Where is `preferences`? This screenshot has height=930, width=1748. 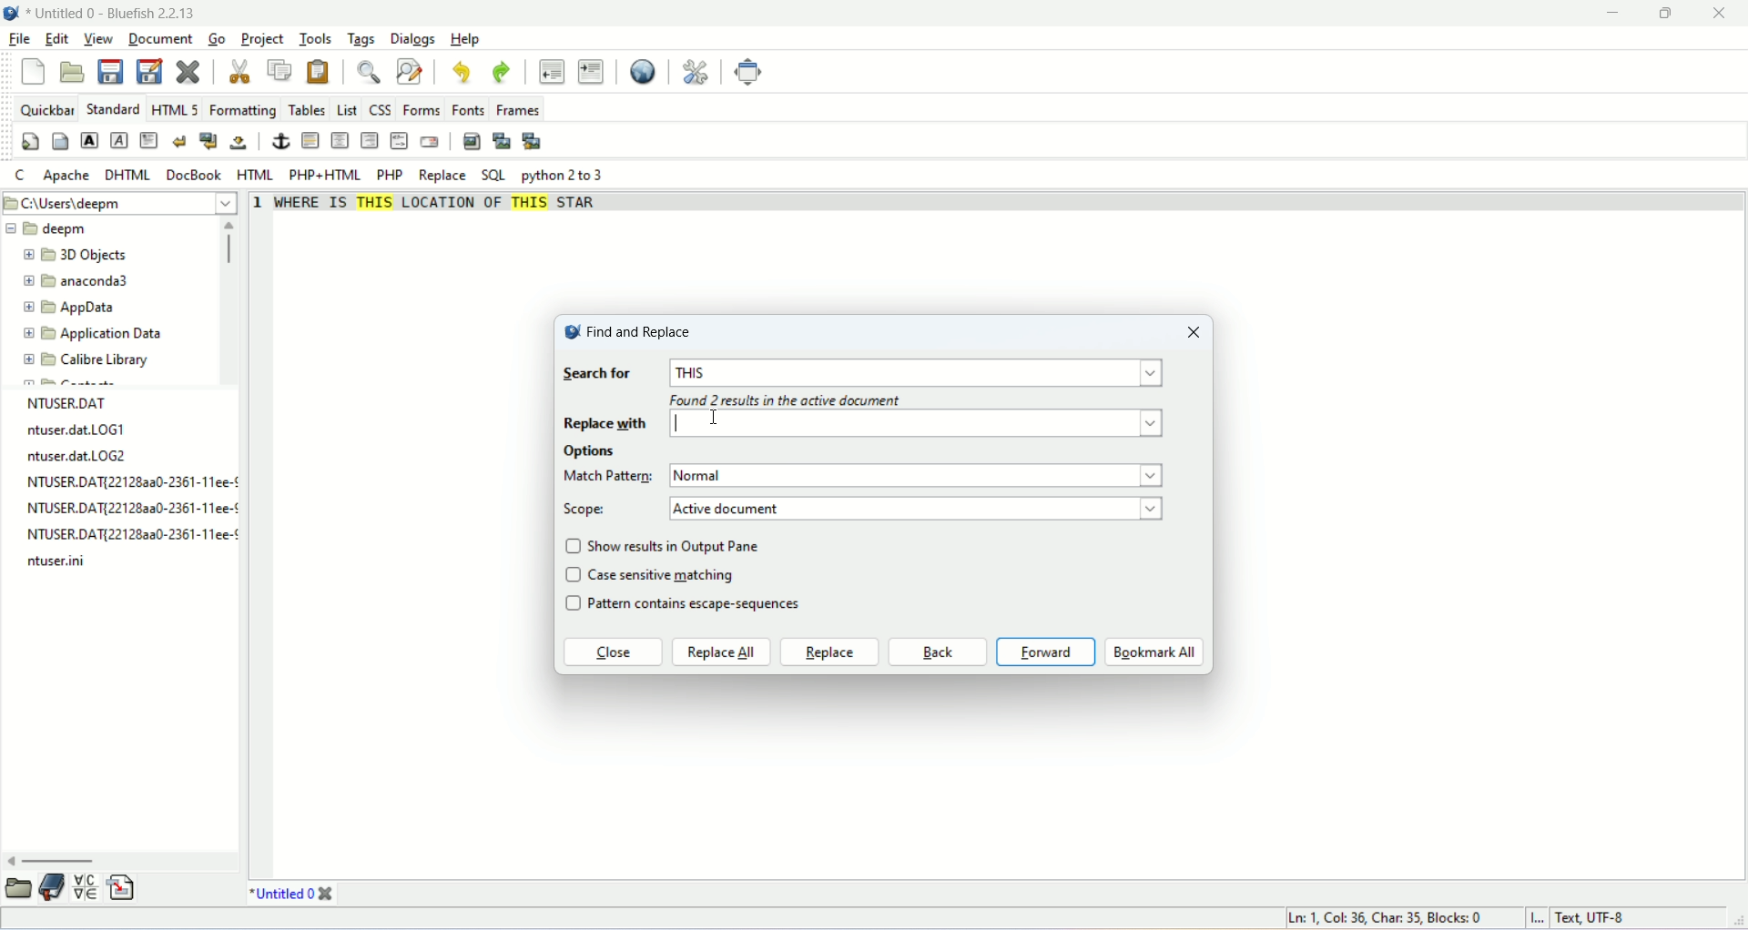
preferences is located at coordinates (696, 73).